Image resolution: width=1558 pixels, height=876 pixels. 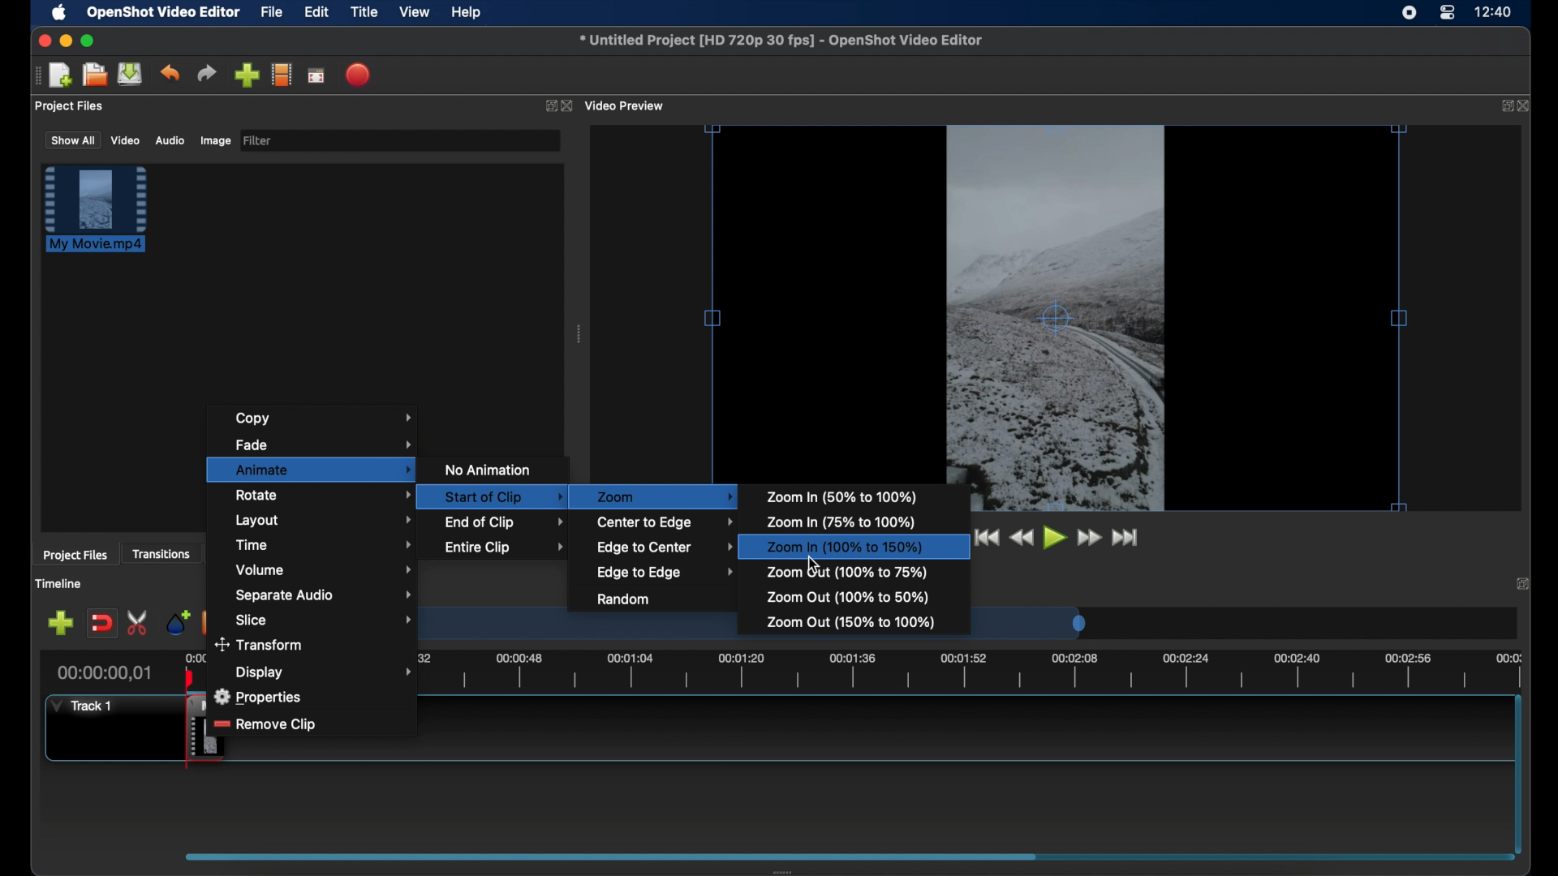 What do you see at coordinates (325, 620) in the screenshot?
I see `slice menu` at bounding box center [325, 620].